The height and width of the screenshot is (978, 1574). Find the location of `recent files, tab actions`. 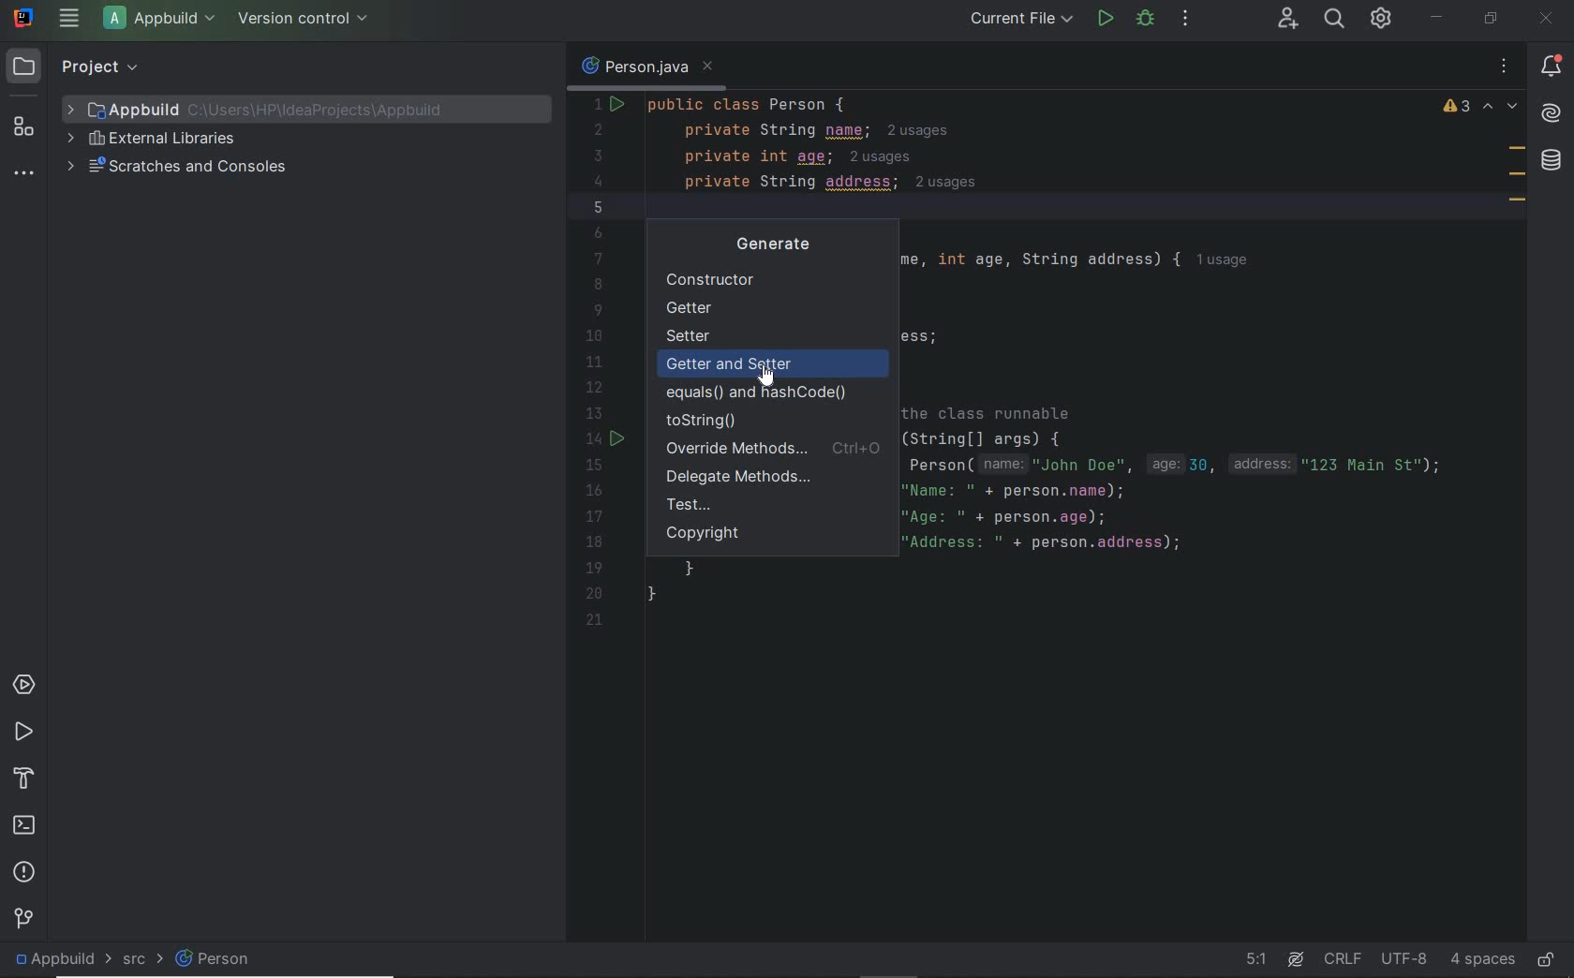

recent files, tab actions is located at coordinates (1504, 67).